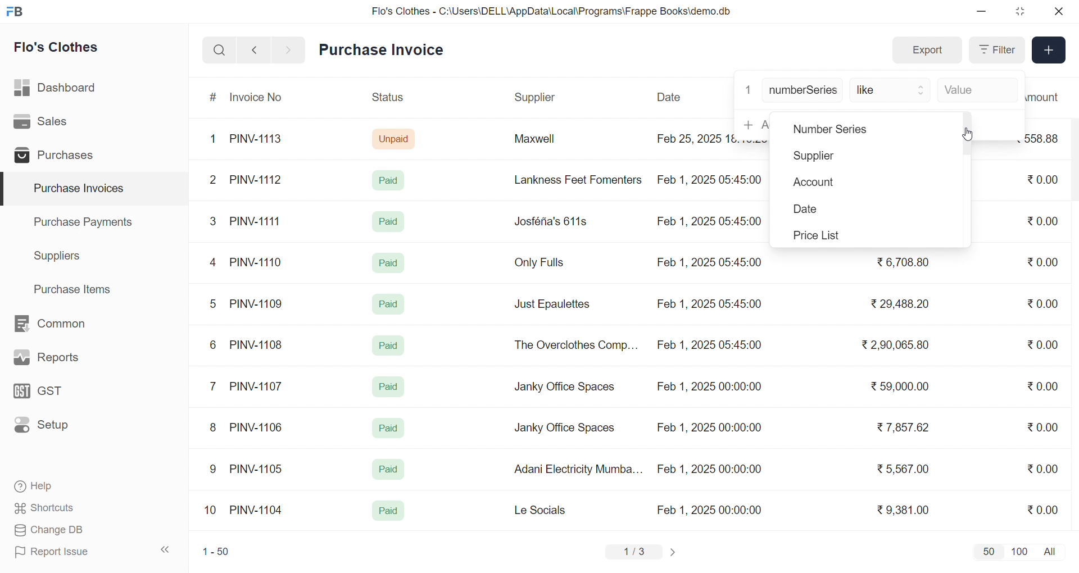 Image resolution: width=1079 pixels, height=573 pixels. Describe the element at coordinates (711, 346) in the screenshot. I see `Feb 1, 2025 05:45:00` at that location.